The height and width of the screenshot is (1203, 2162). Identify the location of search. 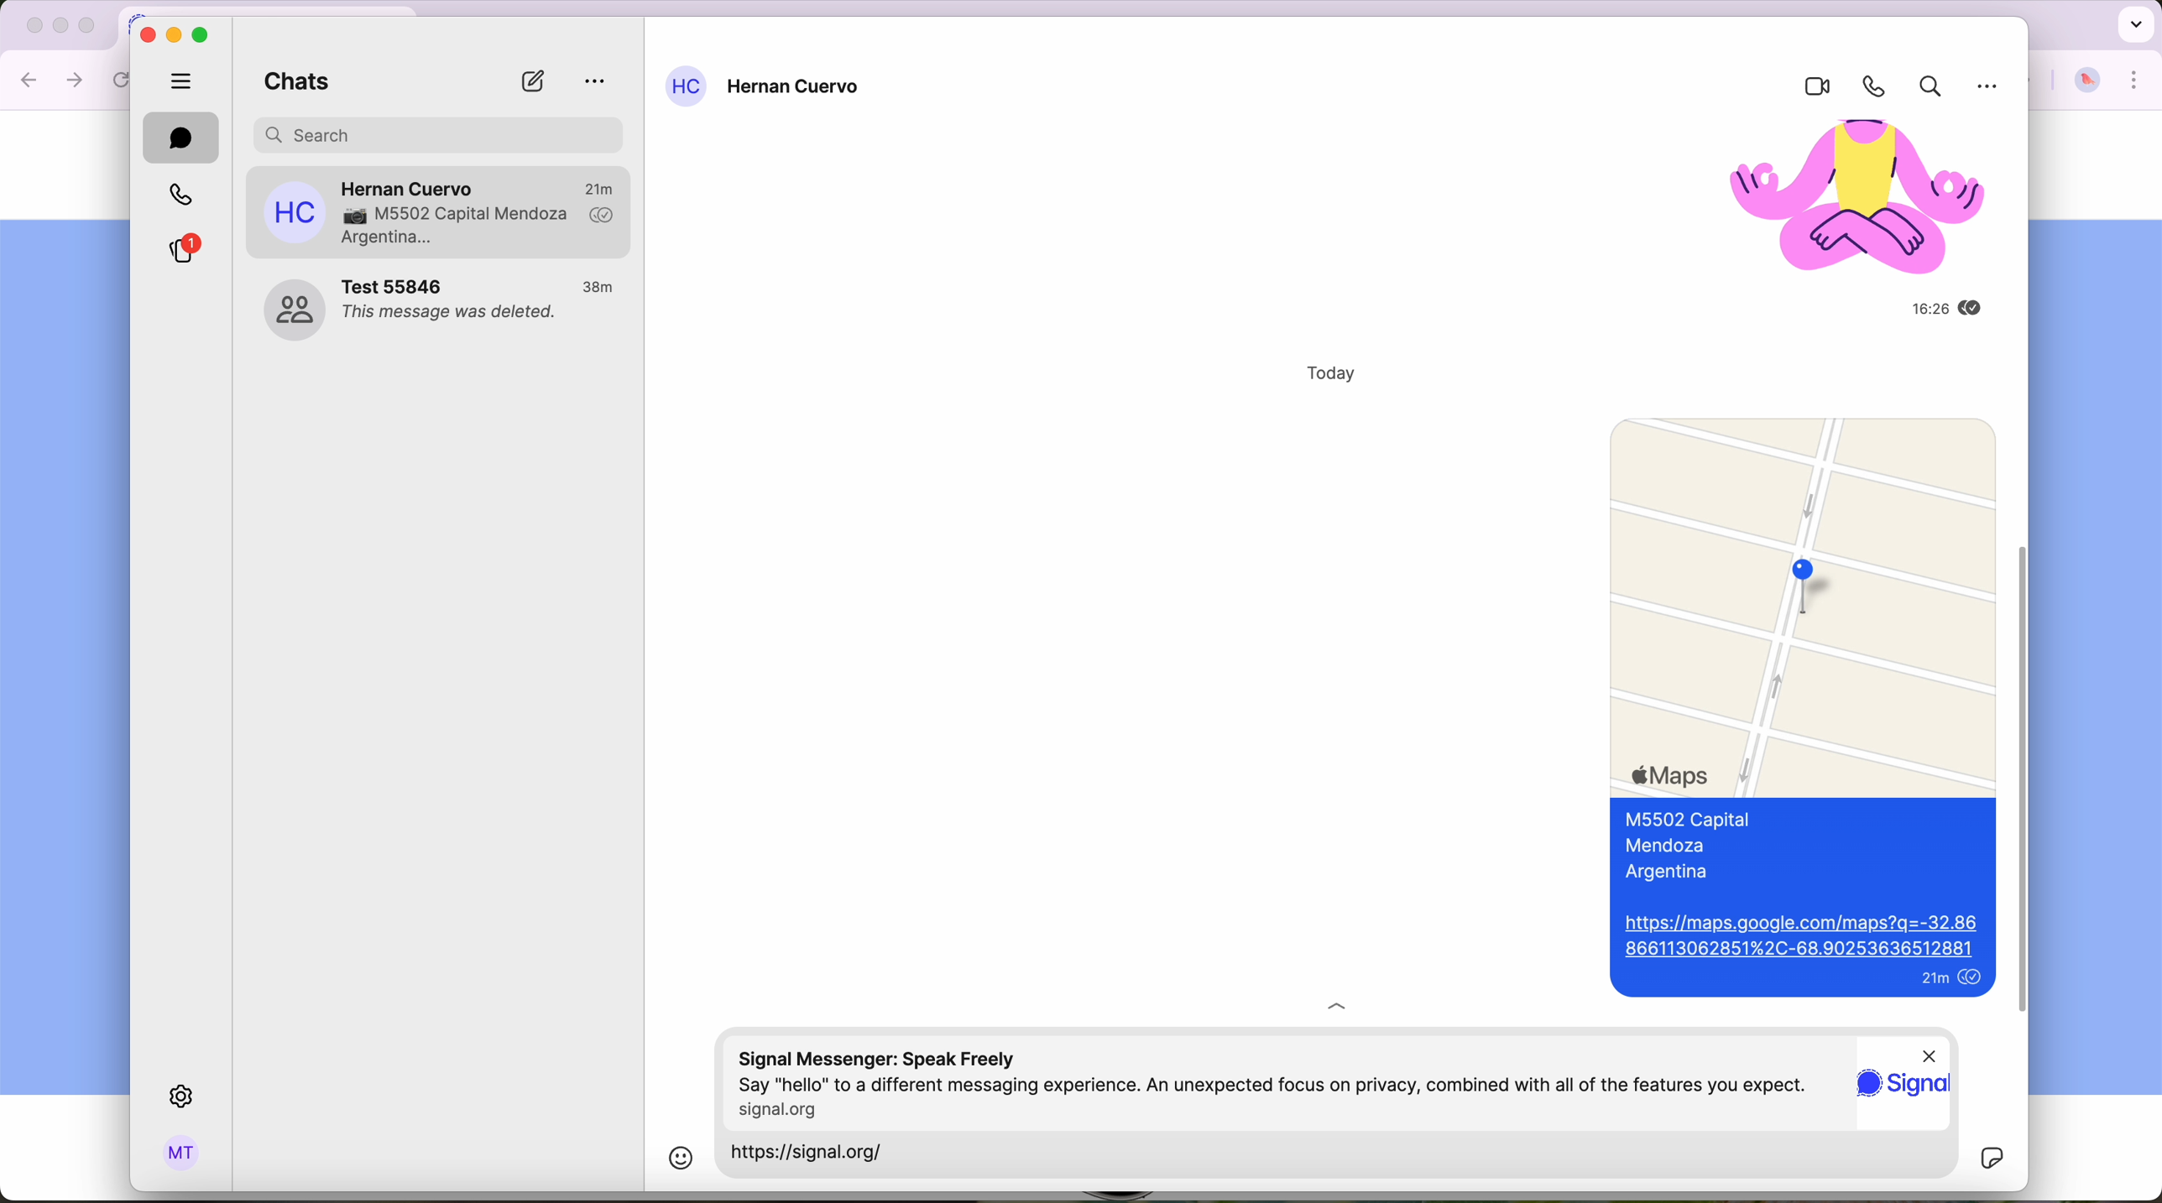
(1926, 89).